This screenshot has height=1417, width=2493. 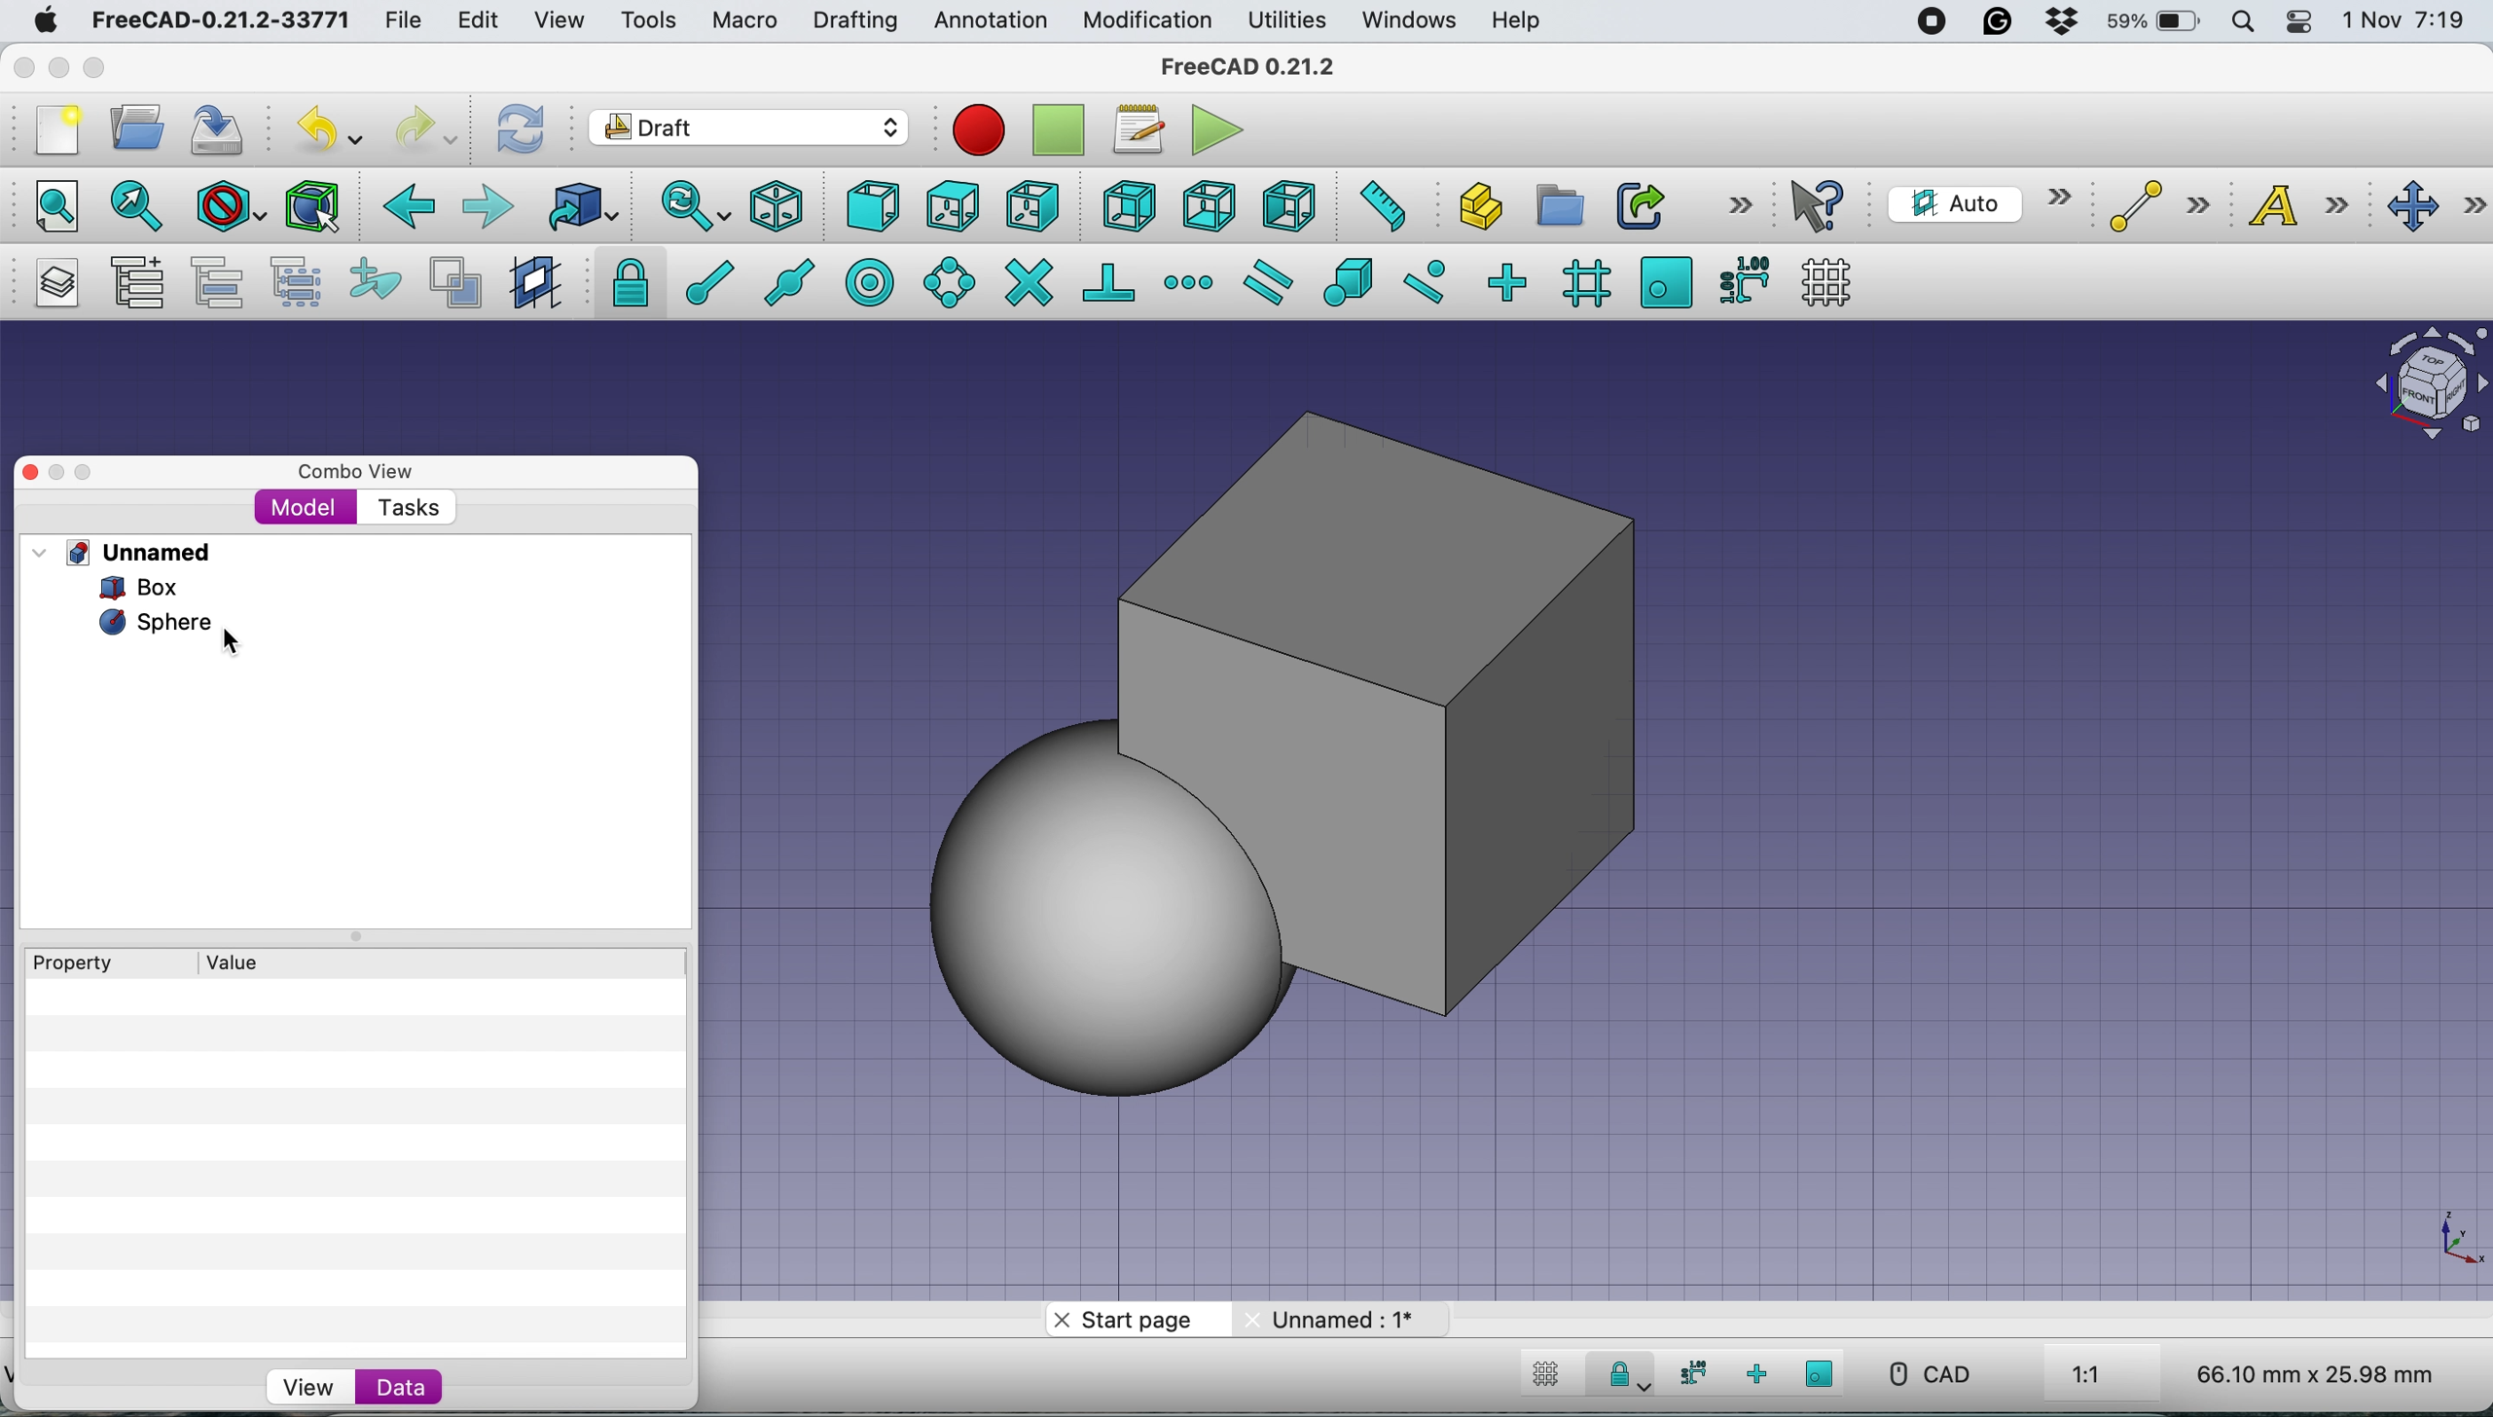 I want to click on maximise, so click(x=92, y=469).